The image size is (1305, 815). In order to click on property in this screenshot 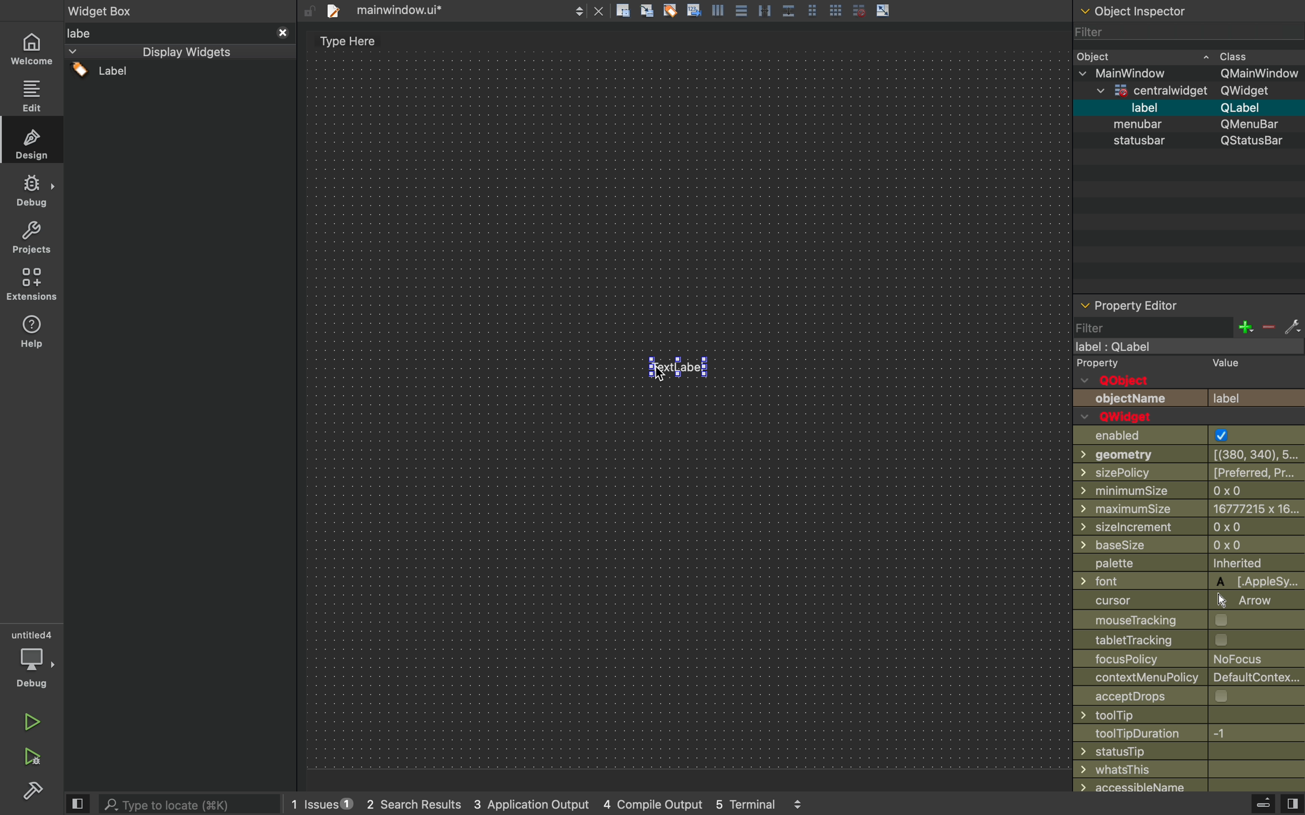, I will do `click(1099, 364)`.